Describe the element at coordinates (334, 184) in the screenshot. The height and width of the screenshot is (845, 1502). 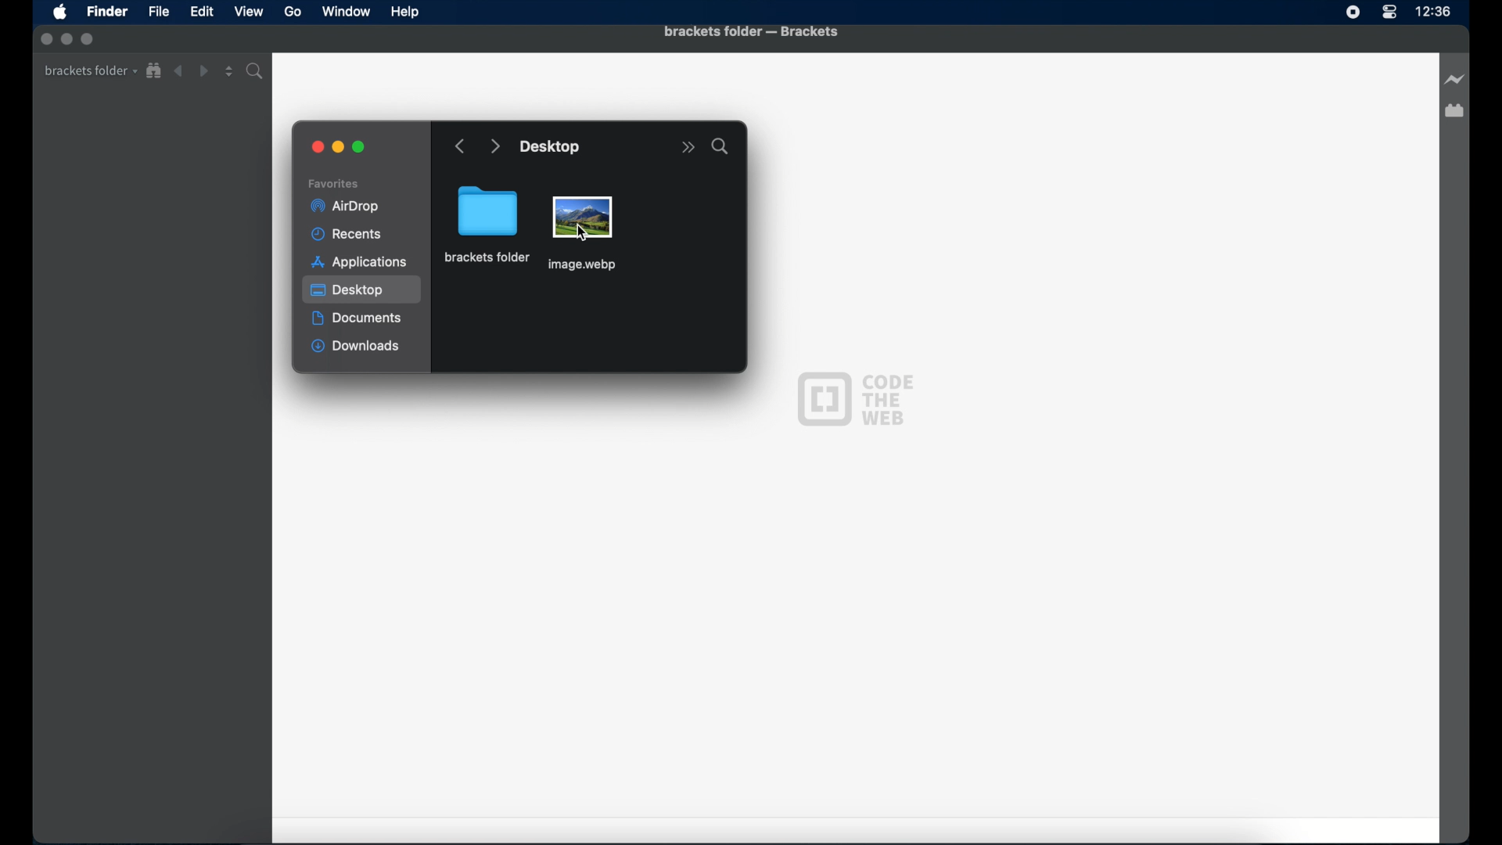
I see `favorites` at that location.